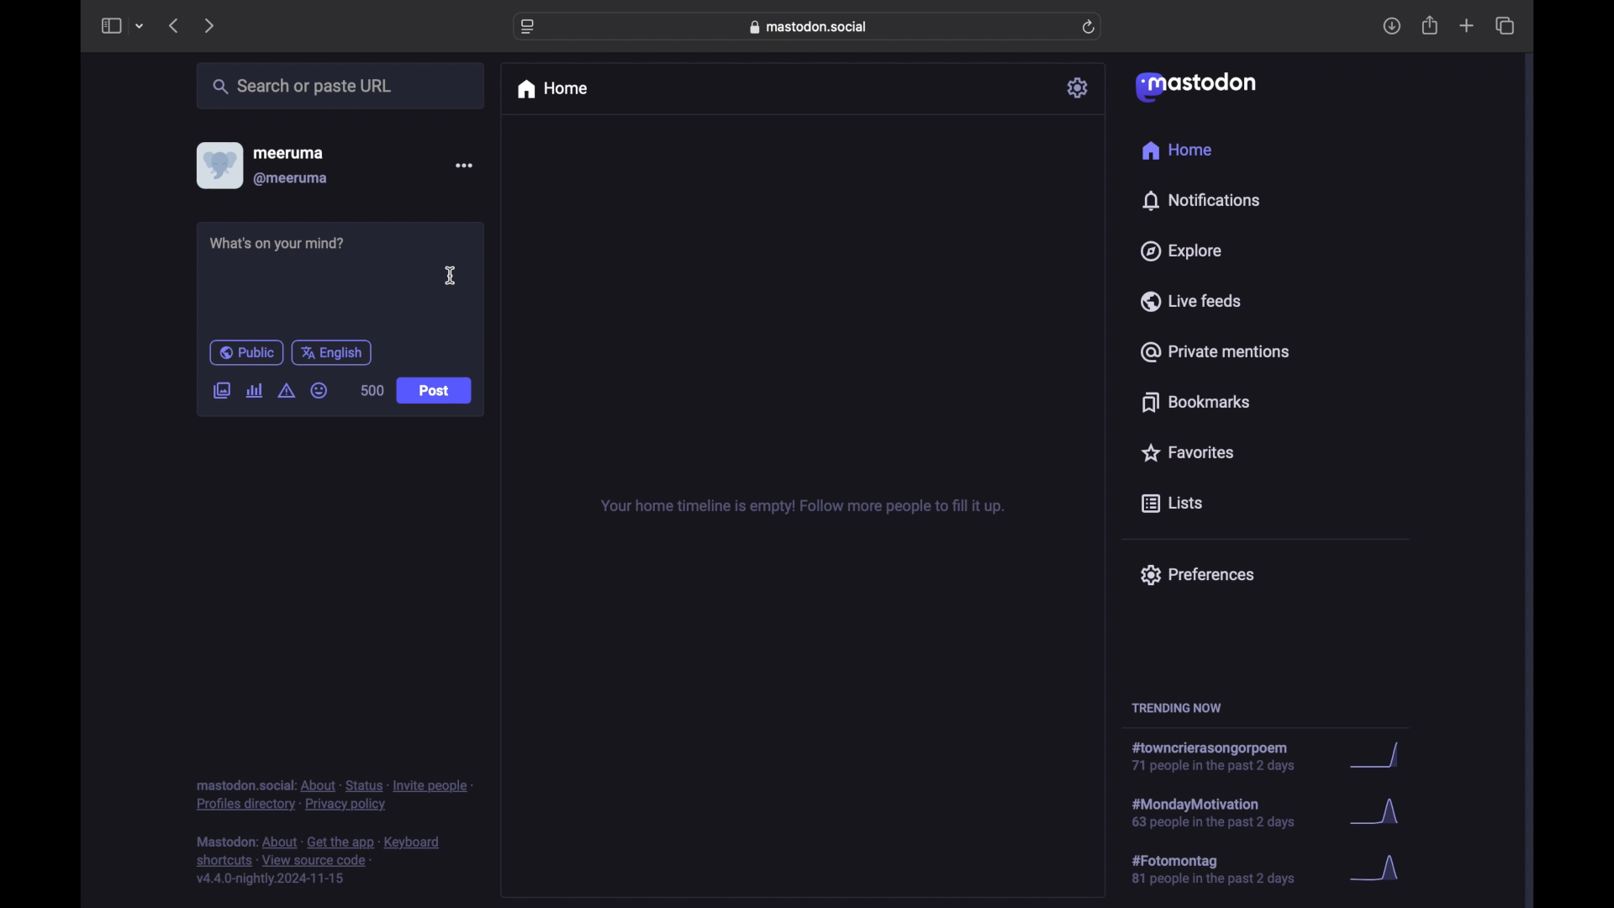 The height and width of the screenshot is (908, 1614). What do you see at coordinates (332, 353) in the screenshot?
I see `english` at bounding box center [332, 353].